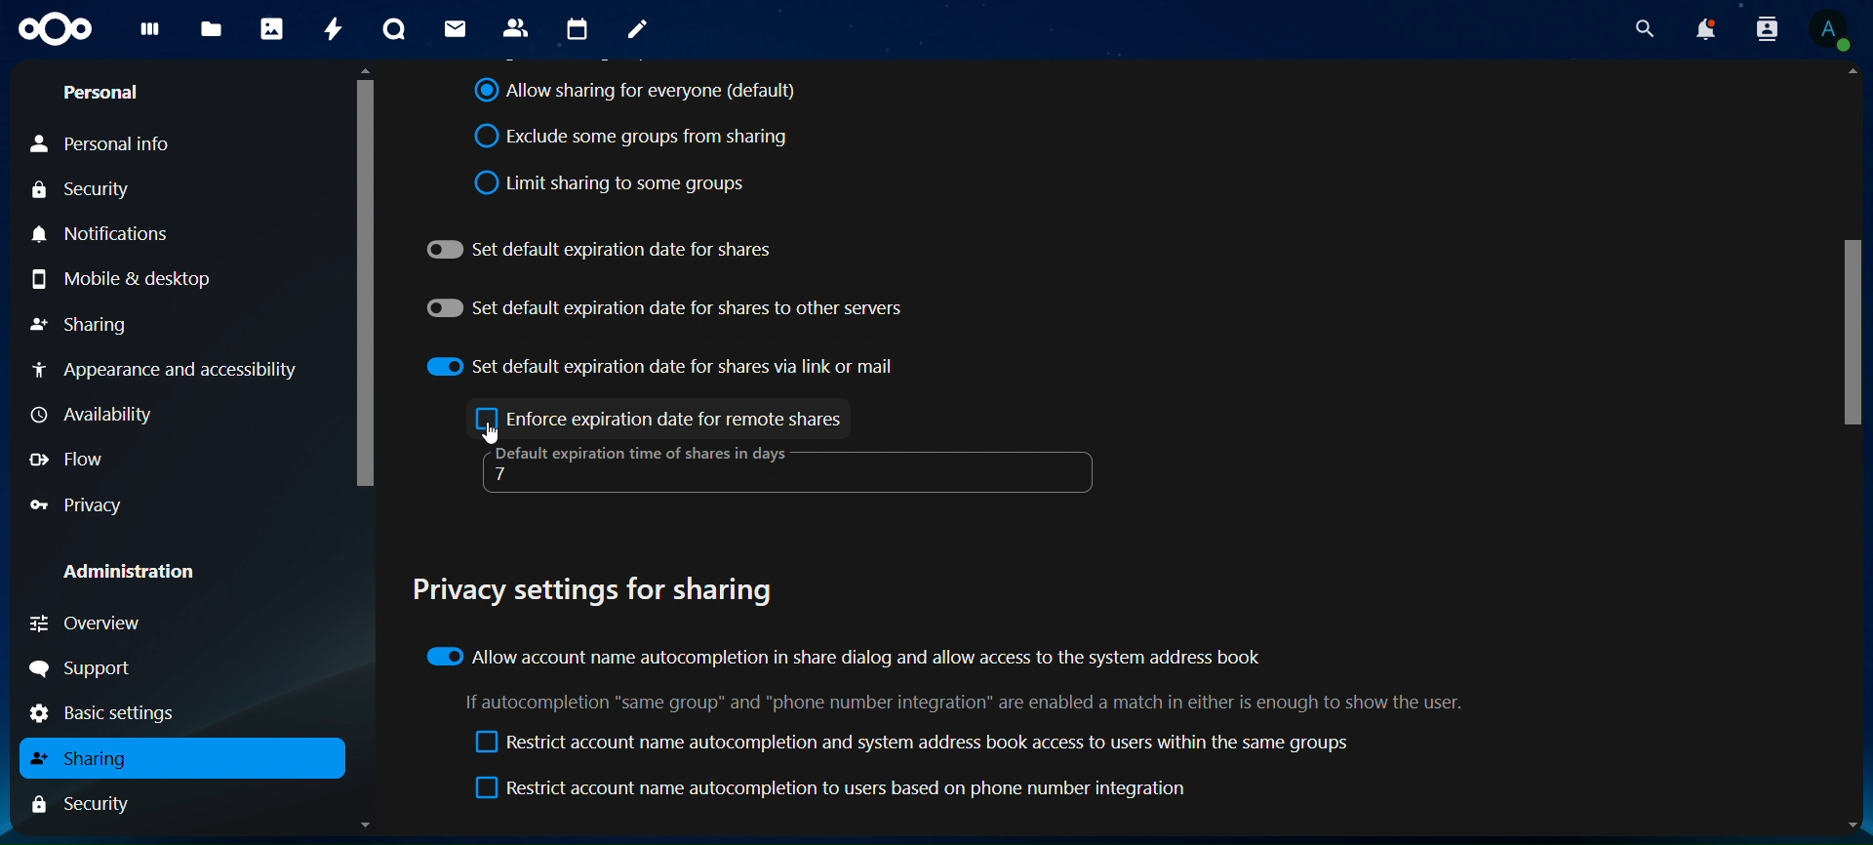 This screenshot has width=1873, height=845. I want to click on sharing, so click(89, 758).